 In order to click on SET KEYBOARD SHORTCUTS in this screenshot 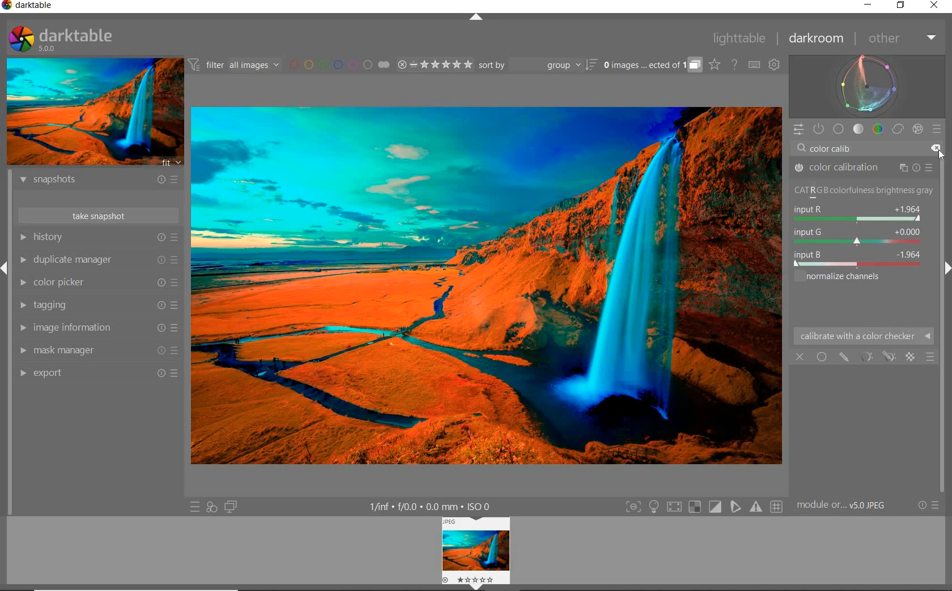, I will do `click(755, 65)`.